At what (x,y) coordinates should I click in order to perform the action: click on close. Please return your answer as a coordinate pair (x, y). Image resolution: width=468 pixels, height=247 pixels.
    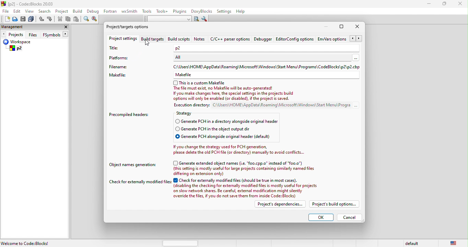
    Looking at the image, I should click on (357, 27).